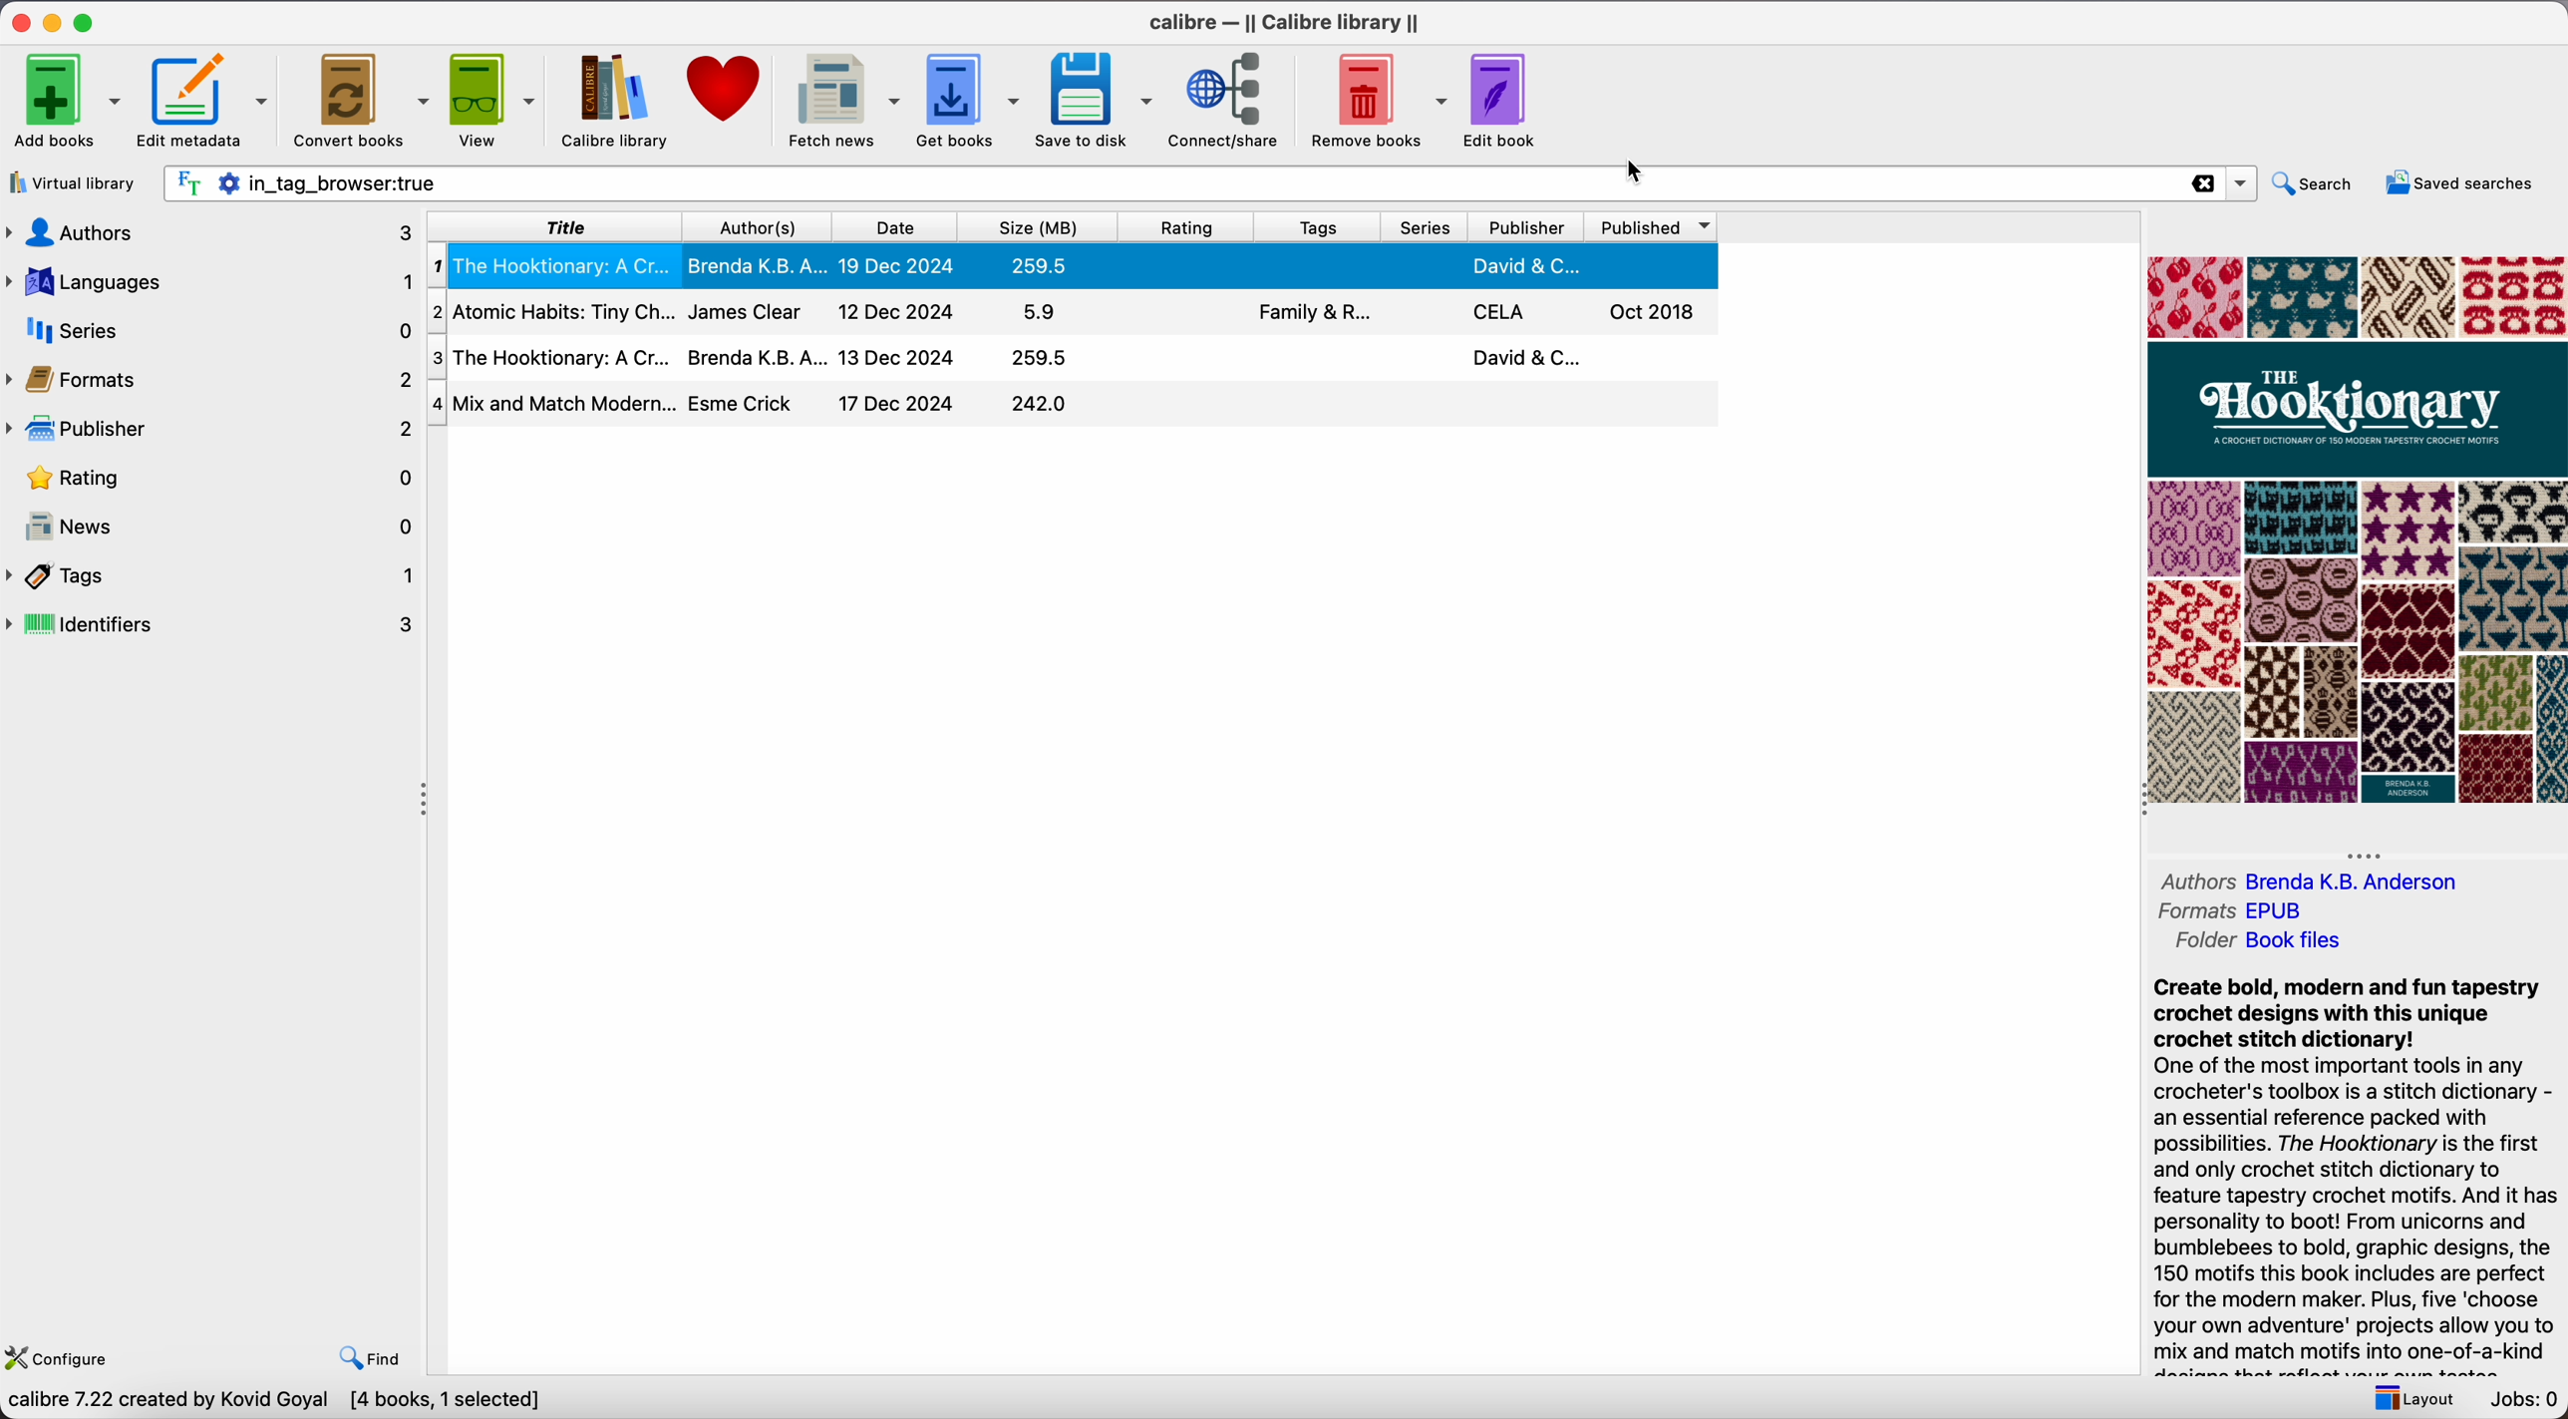  Describe the element at coordinates (60, 1360) in the screenshot. I see `Configure` at that location.